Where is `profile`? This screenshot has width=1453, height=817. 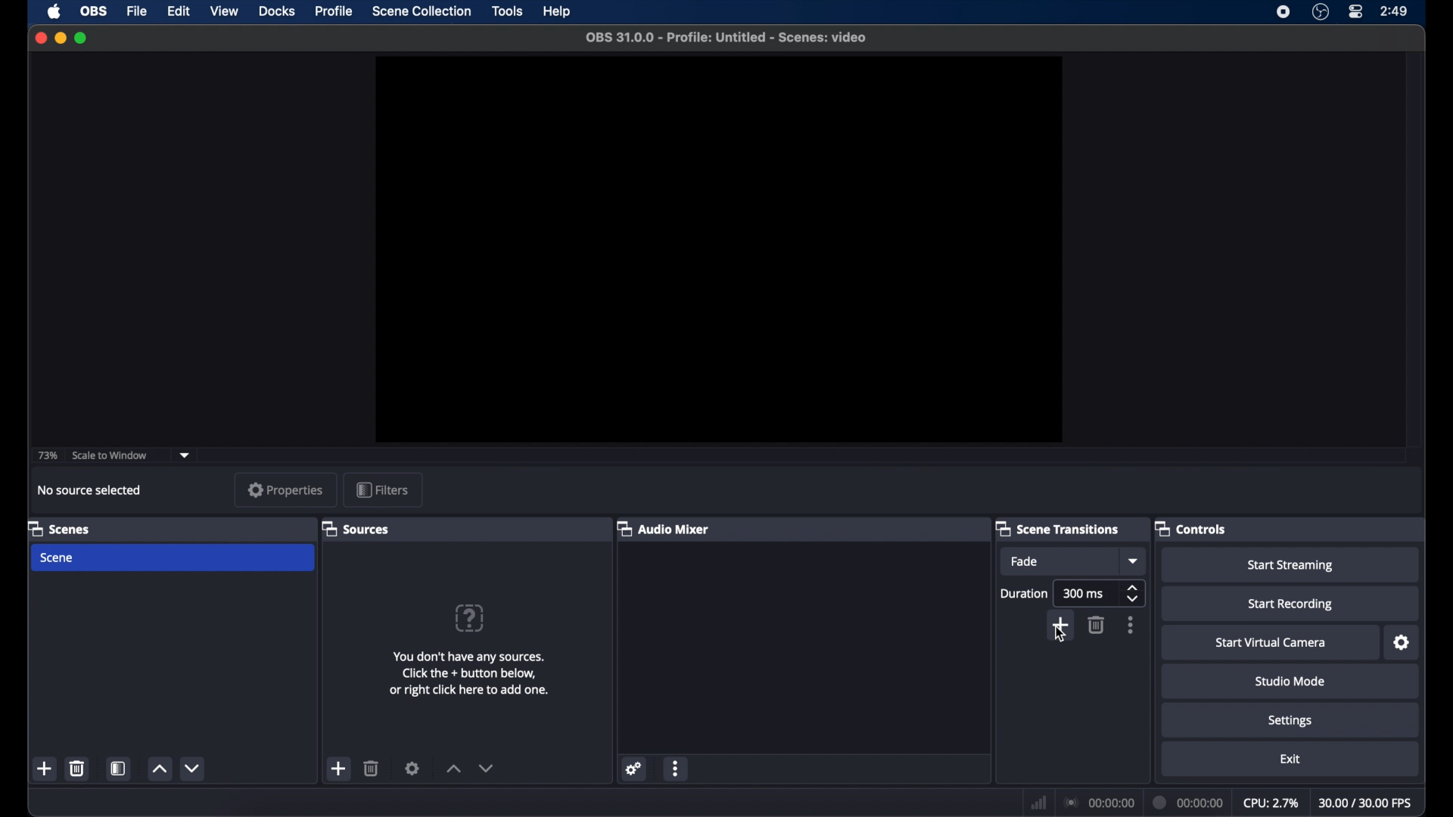
profile is located at coordinates (334, 11).